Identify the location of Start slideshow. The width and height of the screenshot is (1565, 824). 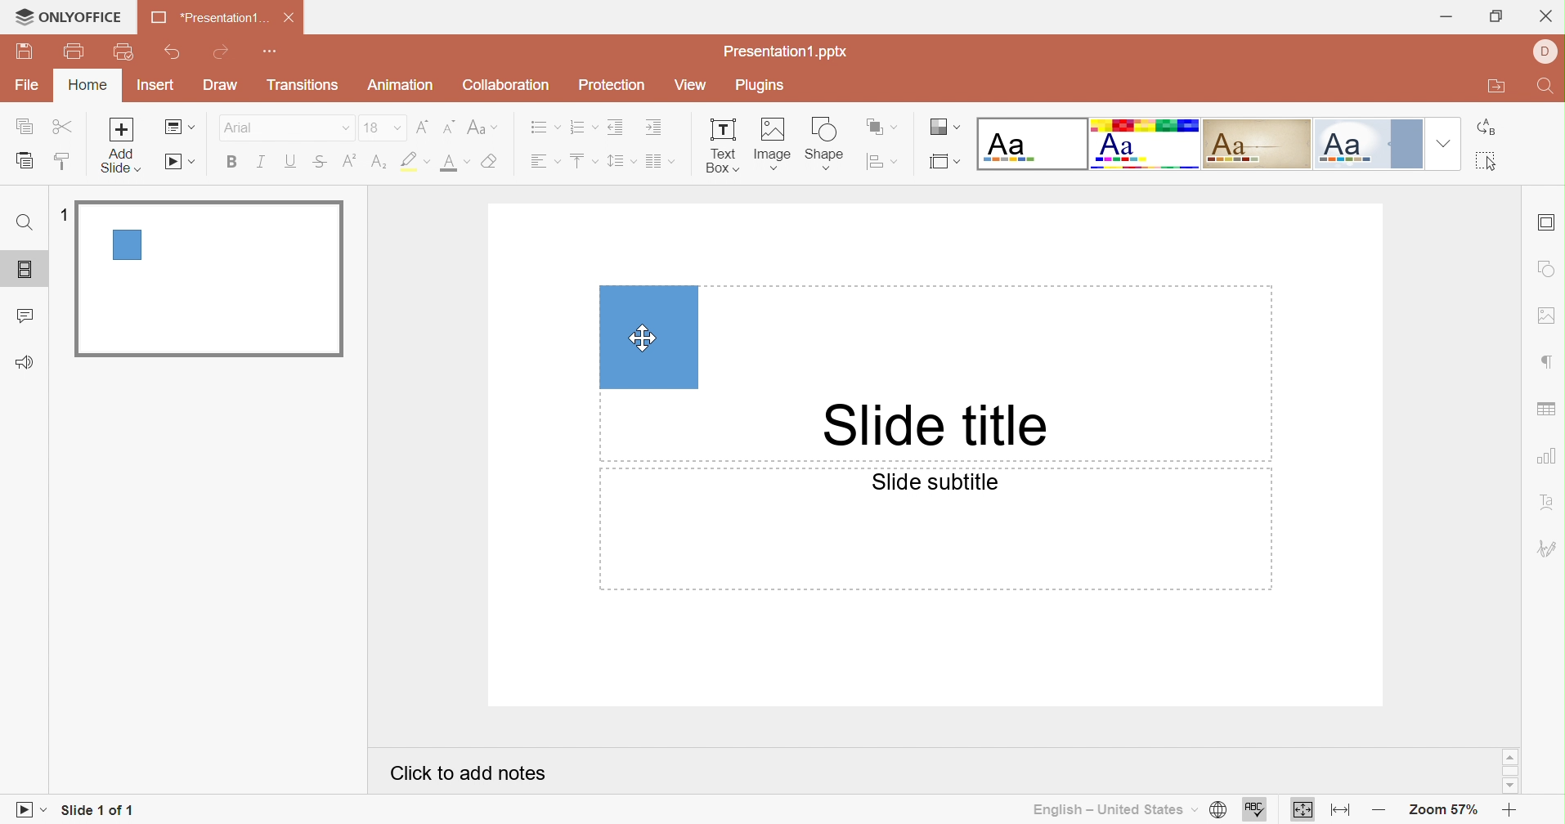
(181, 163).